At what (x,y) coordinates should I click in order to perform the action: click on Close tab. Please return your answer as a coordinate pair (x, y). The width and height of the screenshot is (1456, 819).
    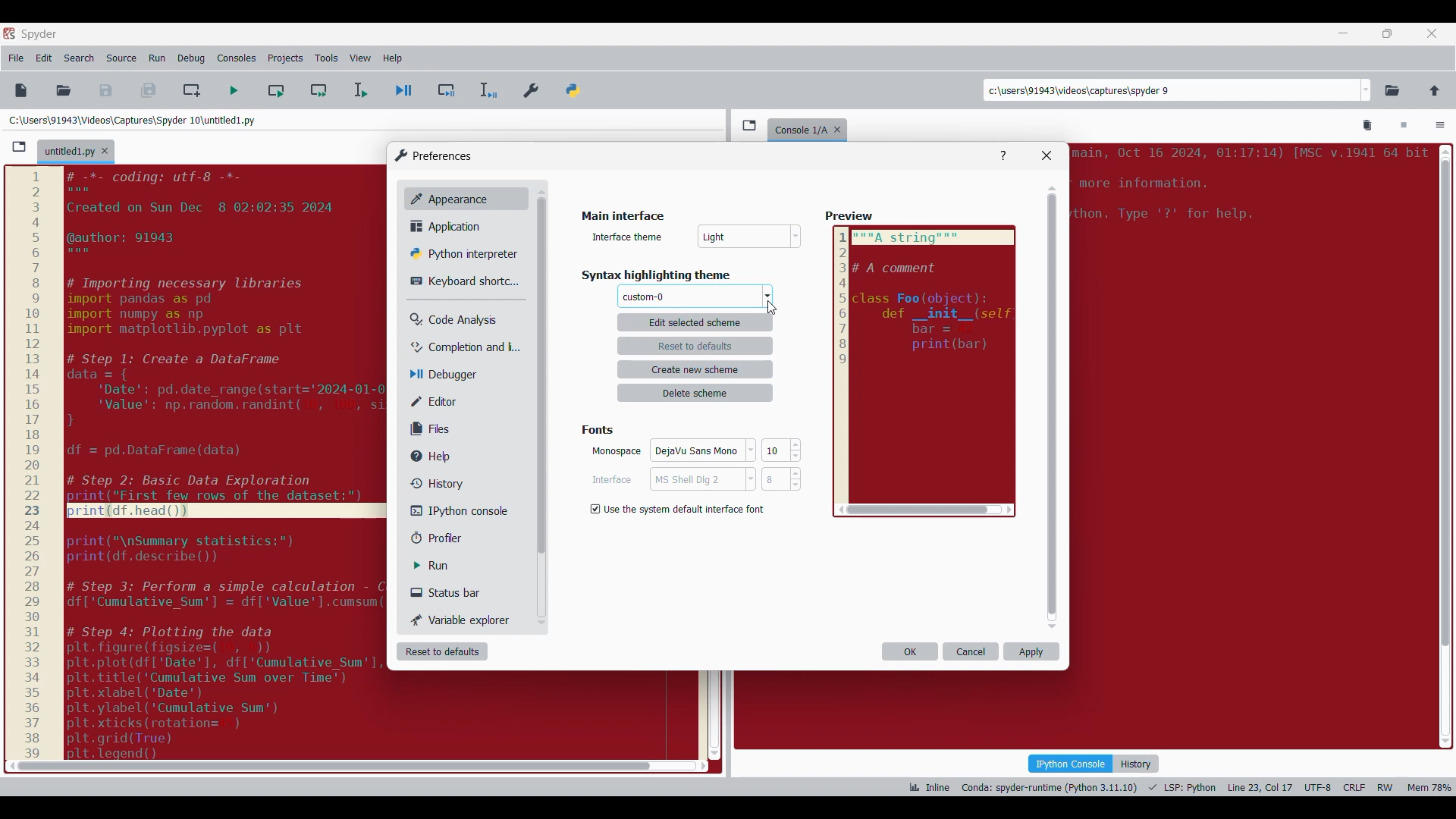
    Looking at the image, I should click on (105, 151).